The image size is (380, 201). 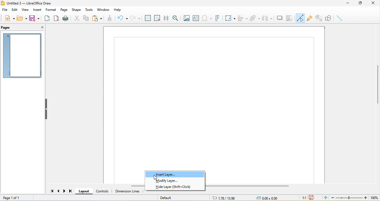 I want to click on shadow, so click(x=279, y=18).